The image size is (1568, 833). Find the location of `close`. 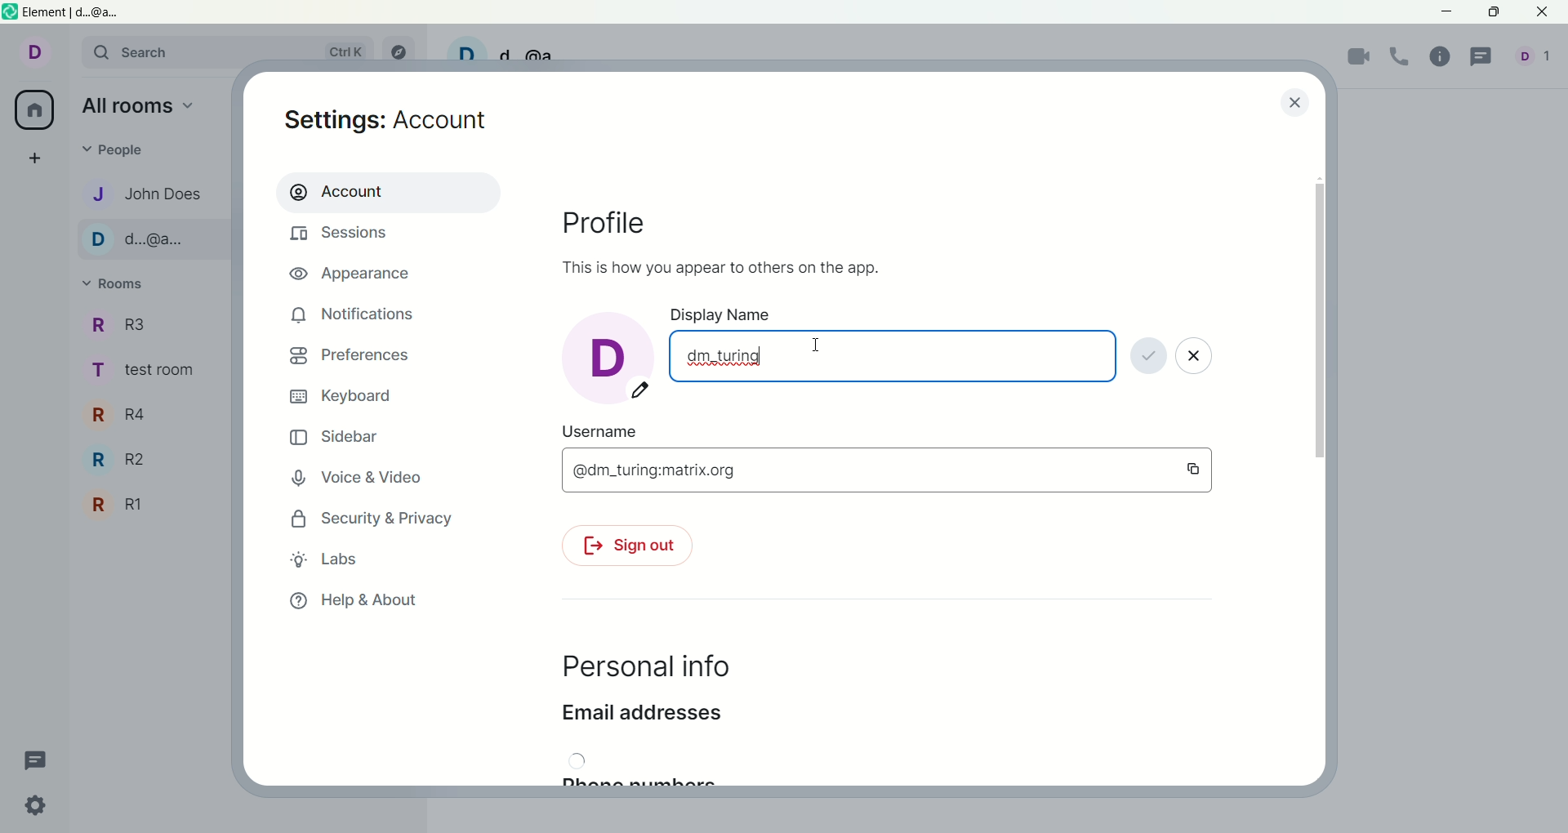

close is located at coordinates (1293, 101).